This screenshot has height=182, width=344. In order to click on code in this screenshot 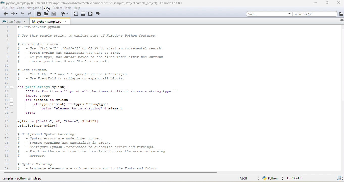, I will do `click(20, 9)`.